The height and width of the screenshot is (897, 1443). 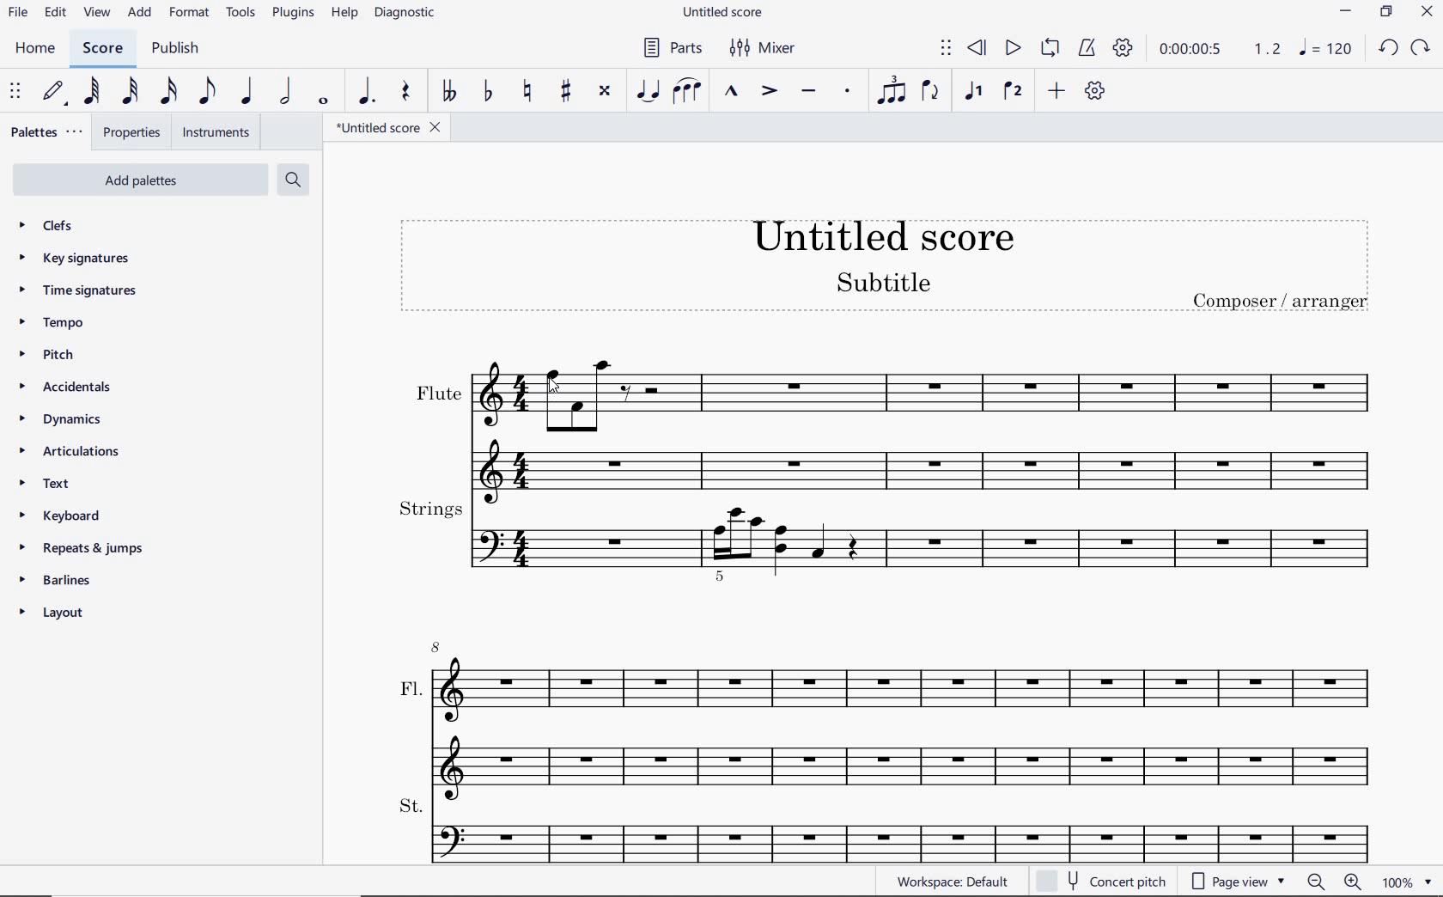 I want to click on TIE, so click(x=647, y=88).